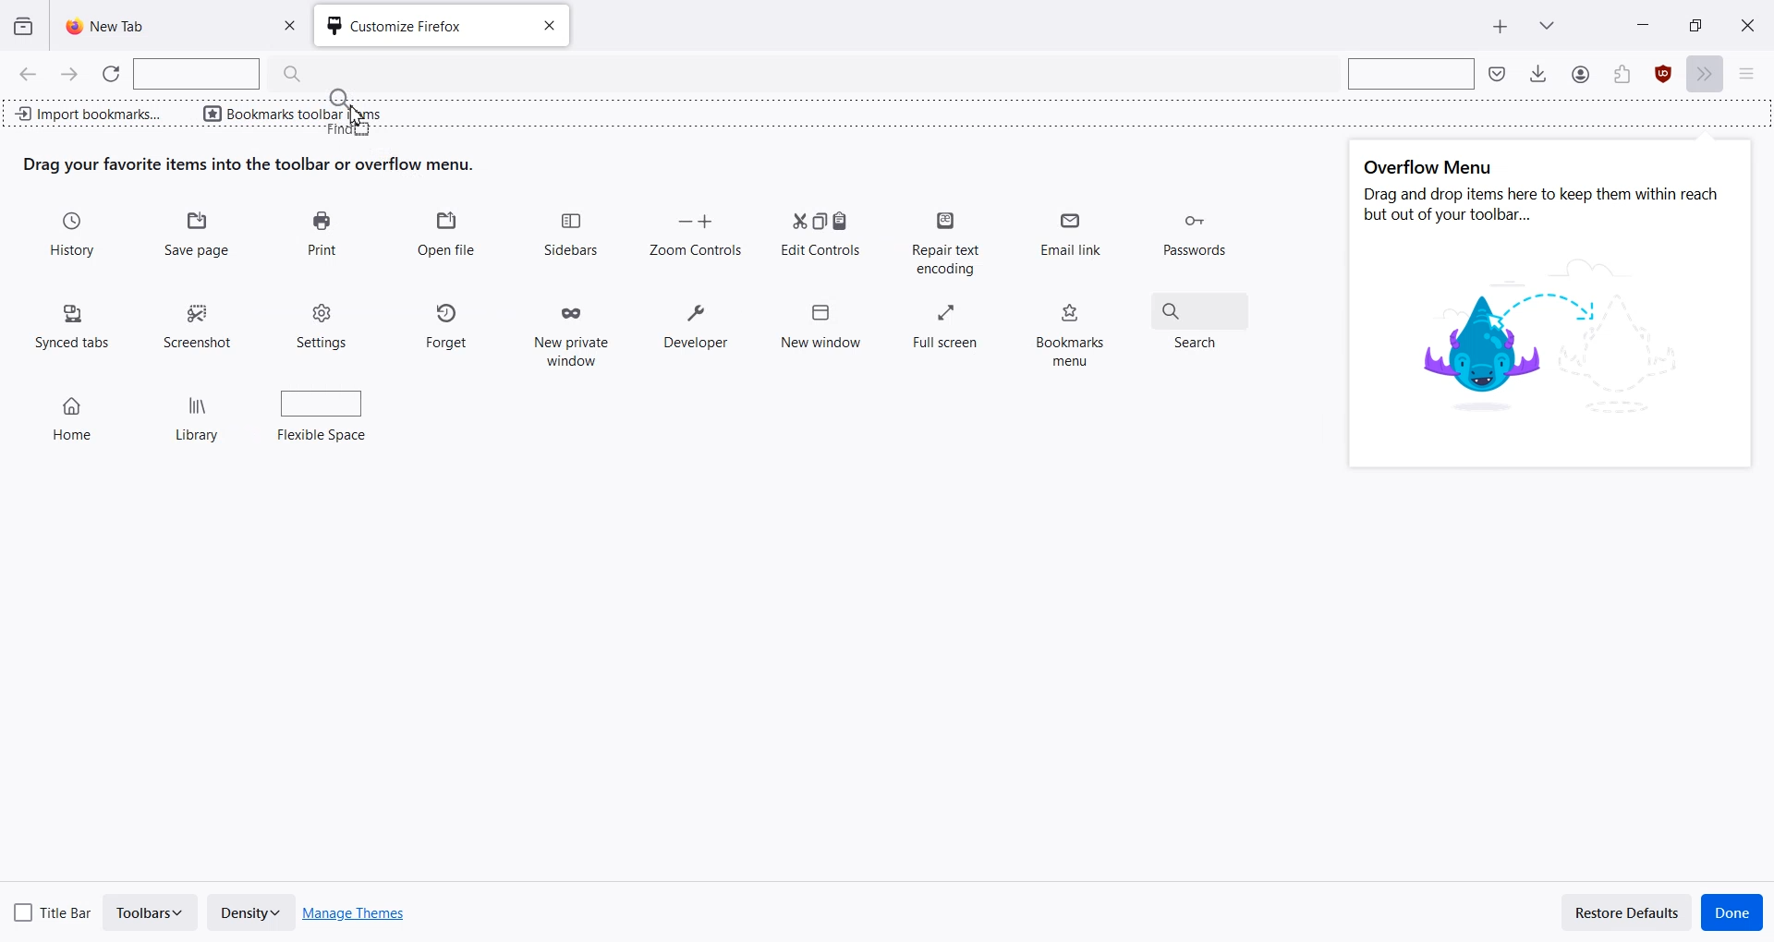  What do you see at coordinates (1708, 75) in the screenshot?
I see `More tools` at bounding box center [1708, 75].